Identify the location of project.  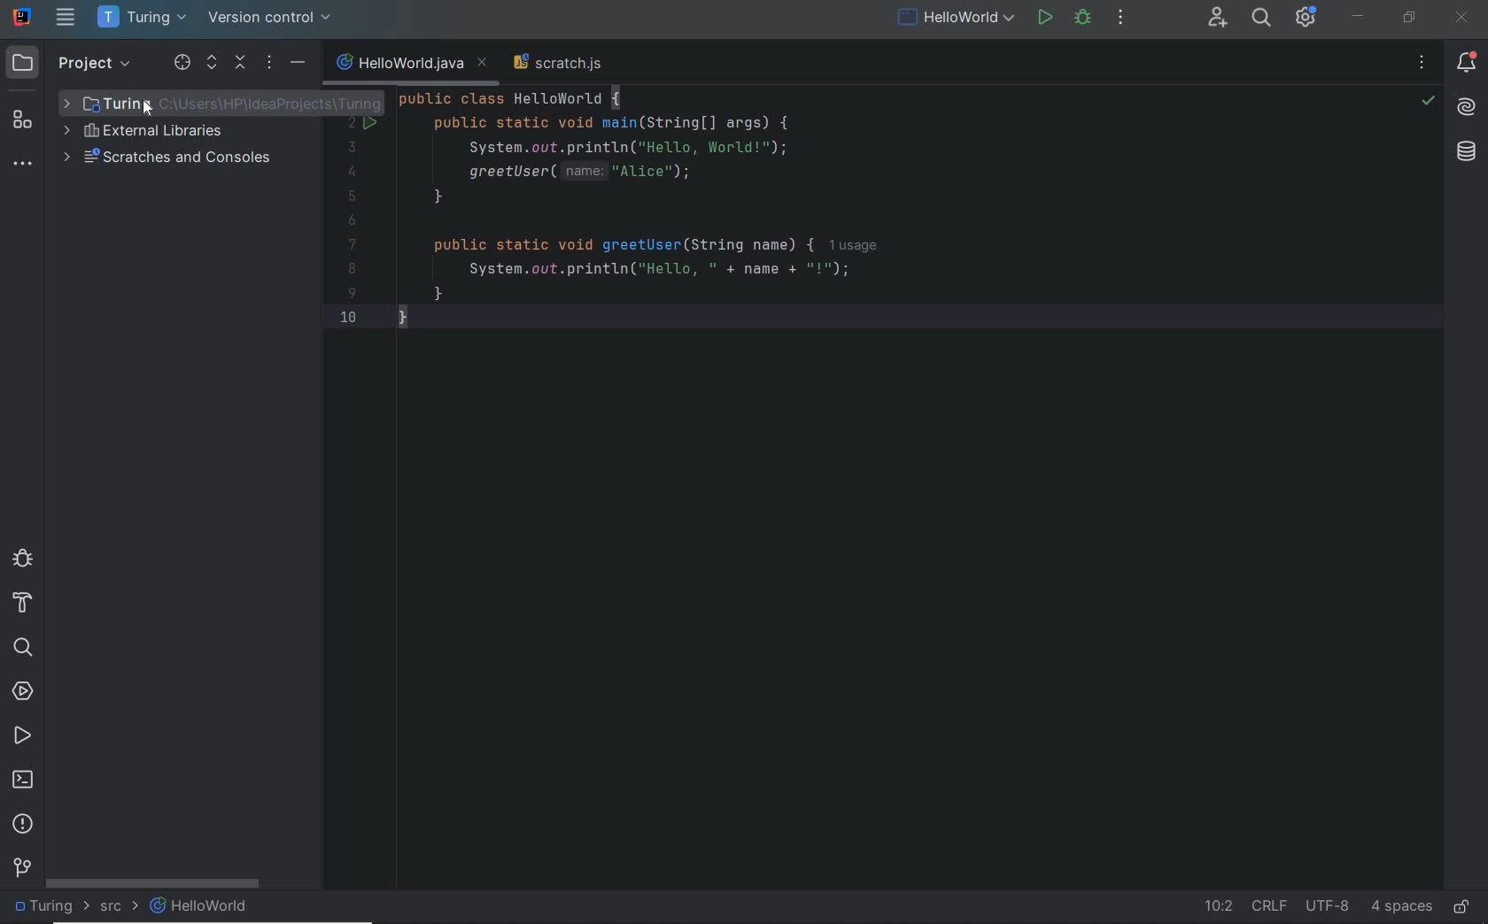
(72, 64).